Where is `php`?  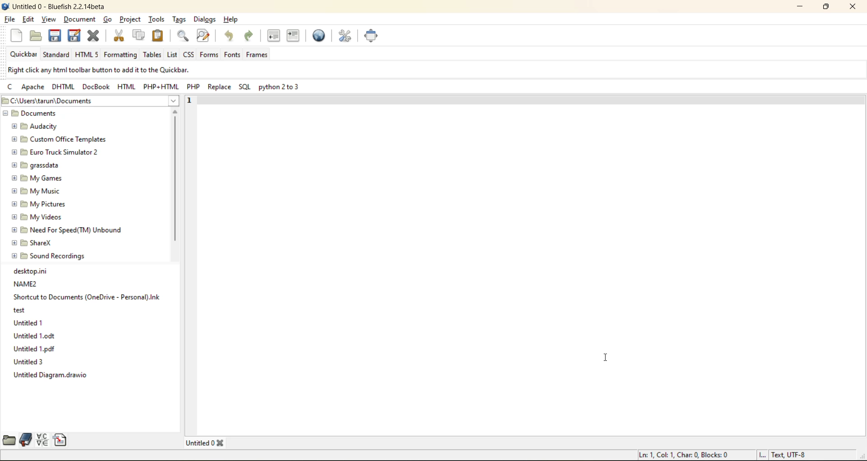
php is located at coordinates (194, 88).